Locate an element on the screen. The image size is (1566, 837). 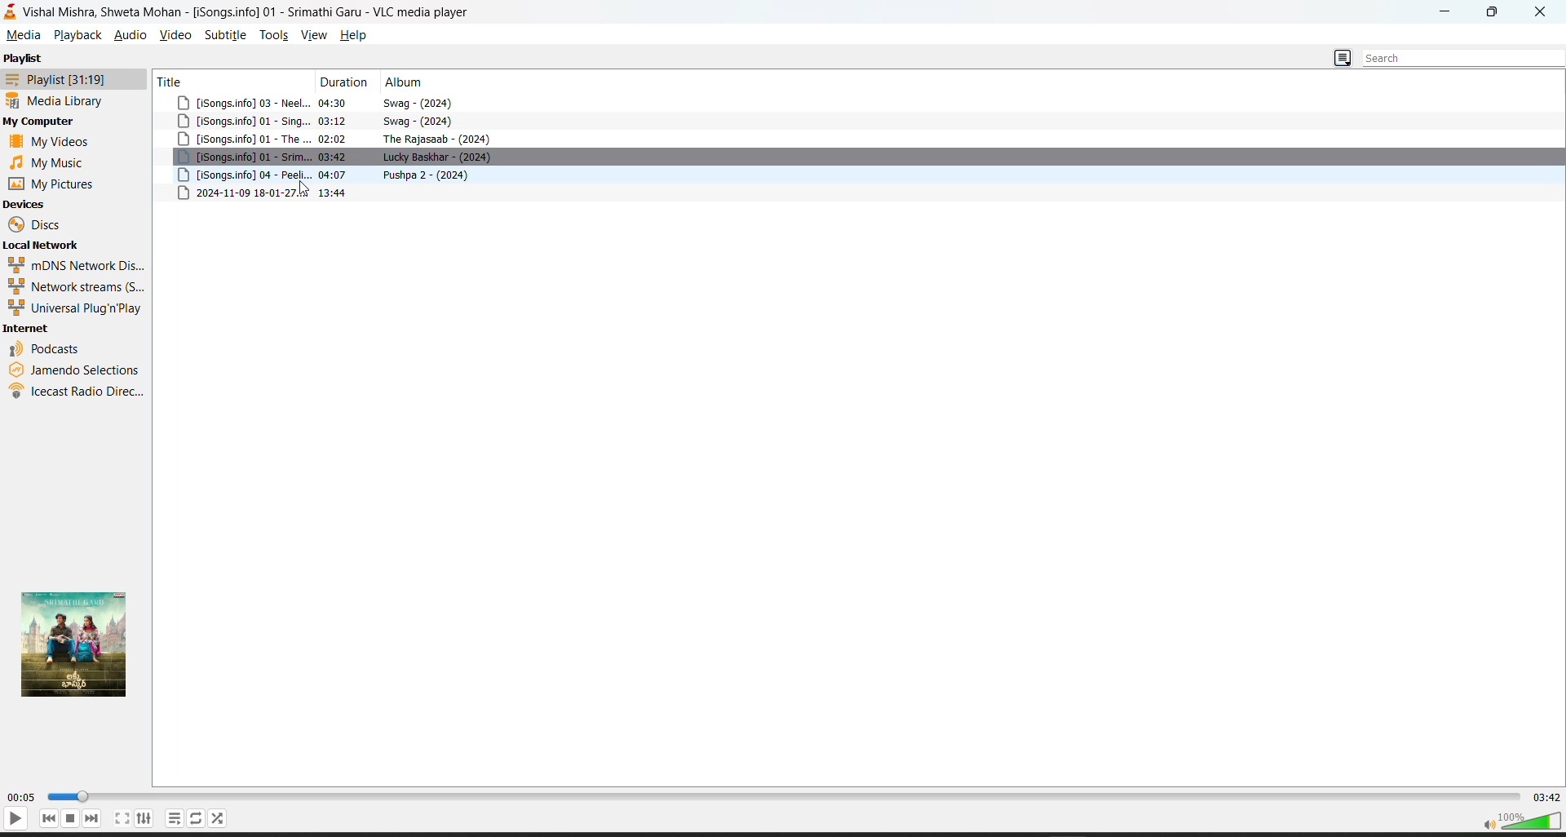
media library is located at coordinates (55, 100).